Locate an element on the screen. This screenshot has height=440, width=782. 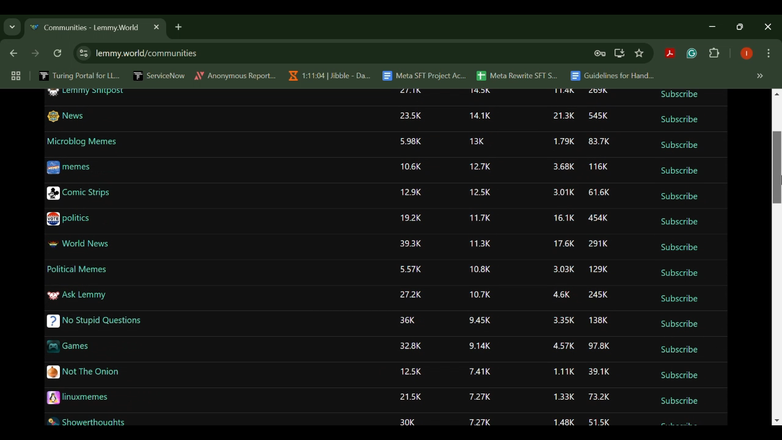
Close Tab is located at coordinates (155, 27).